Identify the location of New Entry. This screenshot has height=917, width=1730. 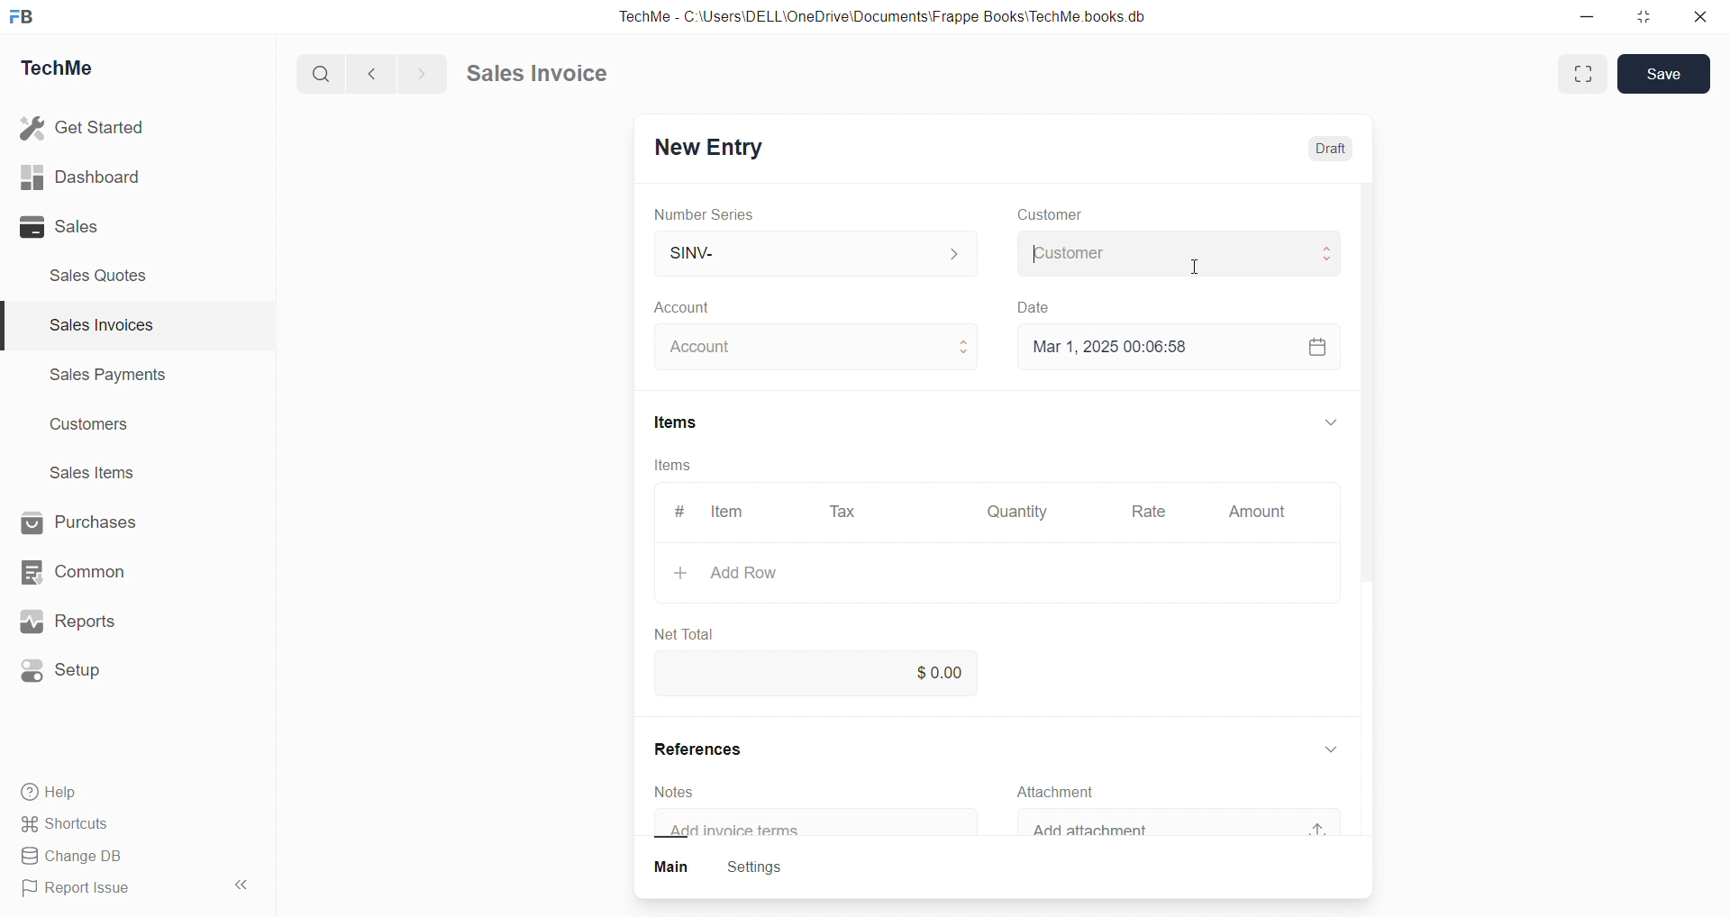
(715, 144).